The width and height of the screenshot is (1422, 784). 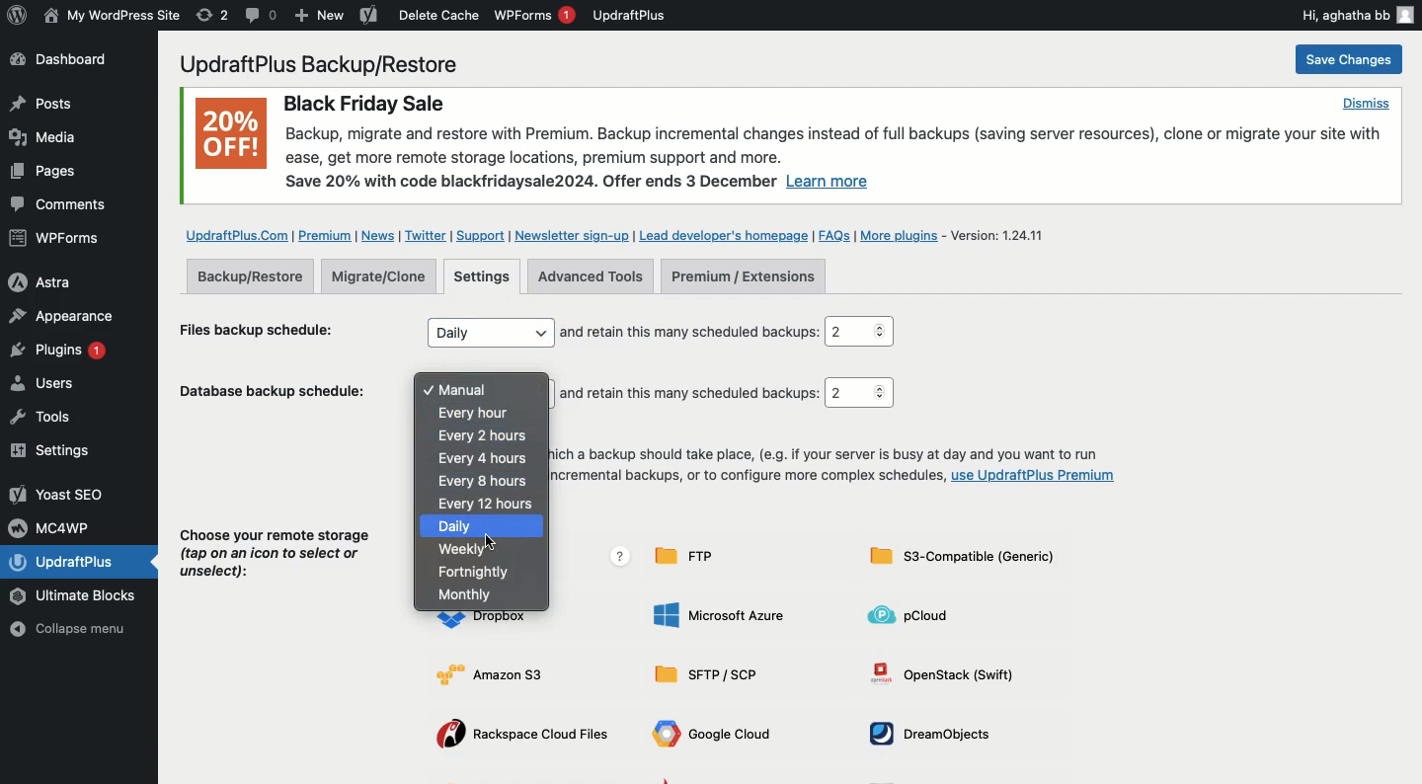 I want to click on Save change, so click(x=1347, y=60).